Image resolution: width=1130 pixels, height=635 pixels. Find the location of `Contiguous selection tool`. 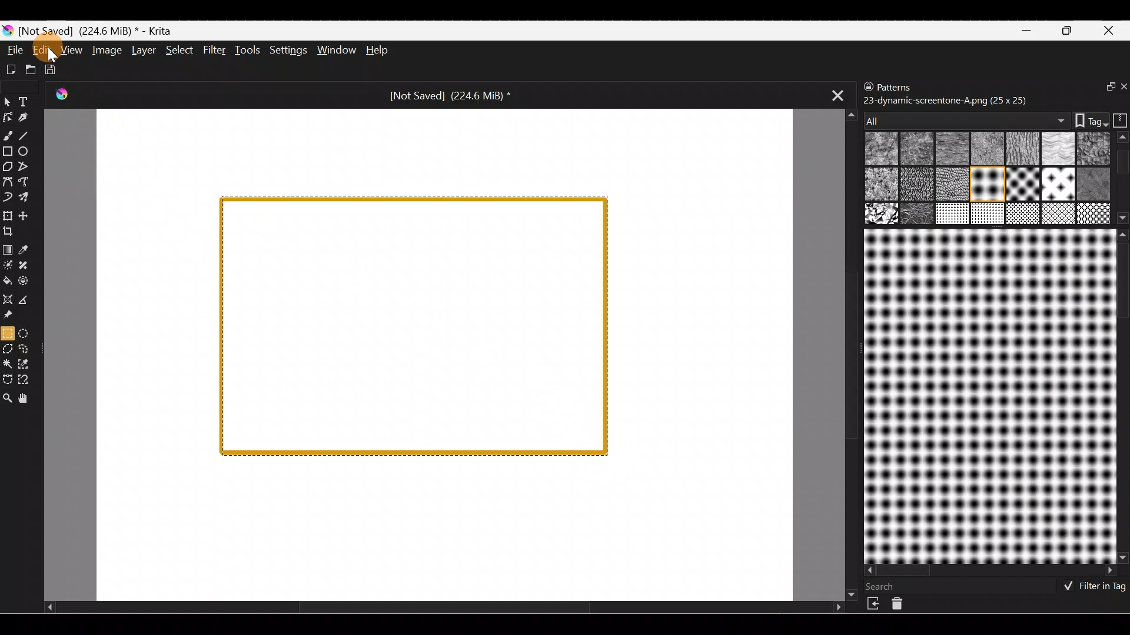

Contiguous selection tool is located at coordinates (8, 365).